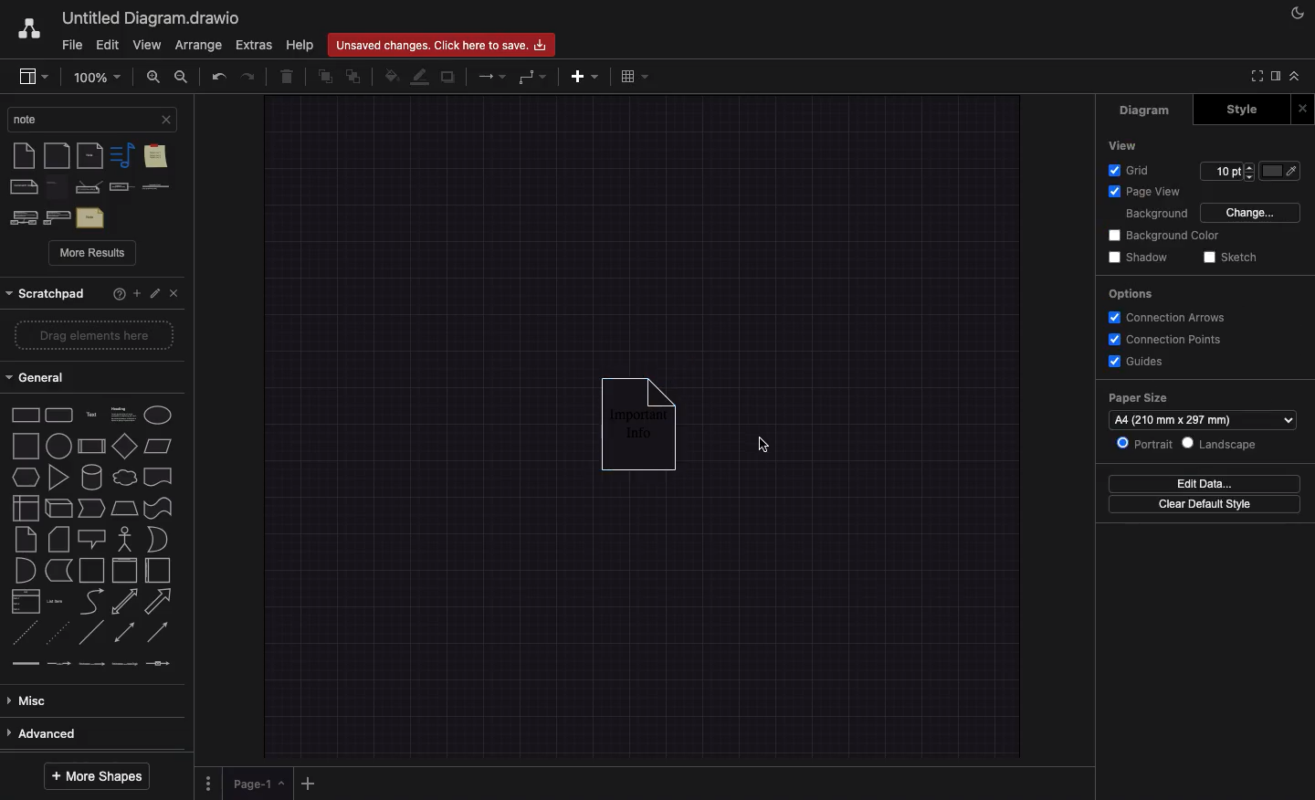 The height and width of the screenshot is (800, 1315). Describe the element at coordinates (79, 118) in the screenshot. I see `search bar.current search:Note` at that location.